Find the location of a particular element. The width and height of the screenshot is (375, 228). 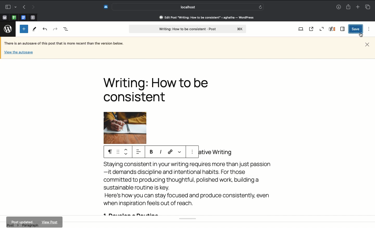

Downloads is located at coordinates (339, 7).